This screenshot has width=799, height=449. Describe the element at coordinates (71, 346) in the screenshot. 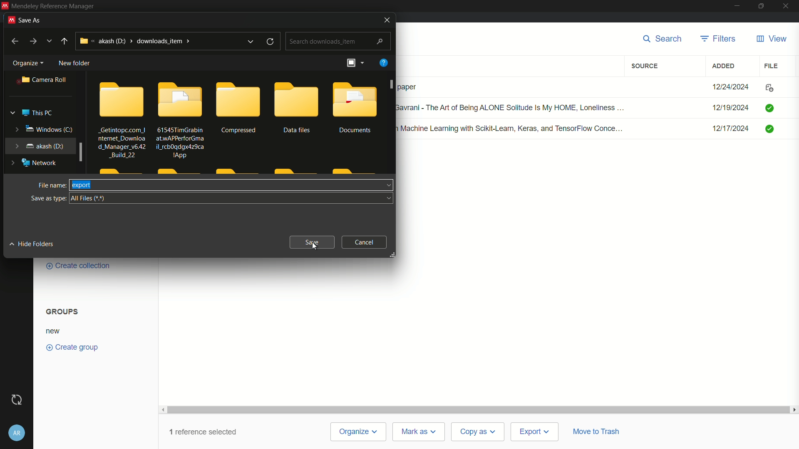

I see `create group` at that location.